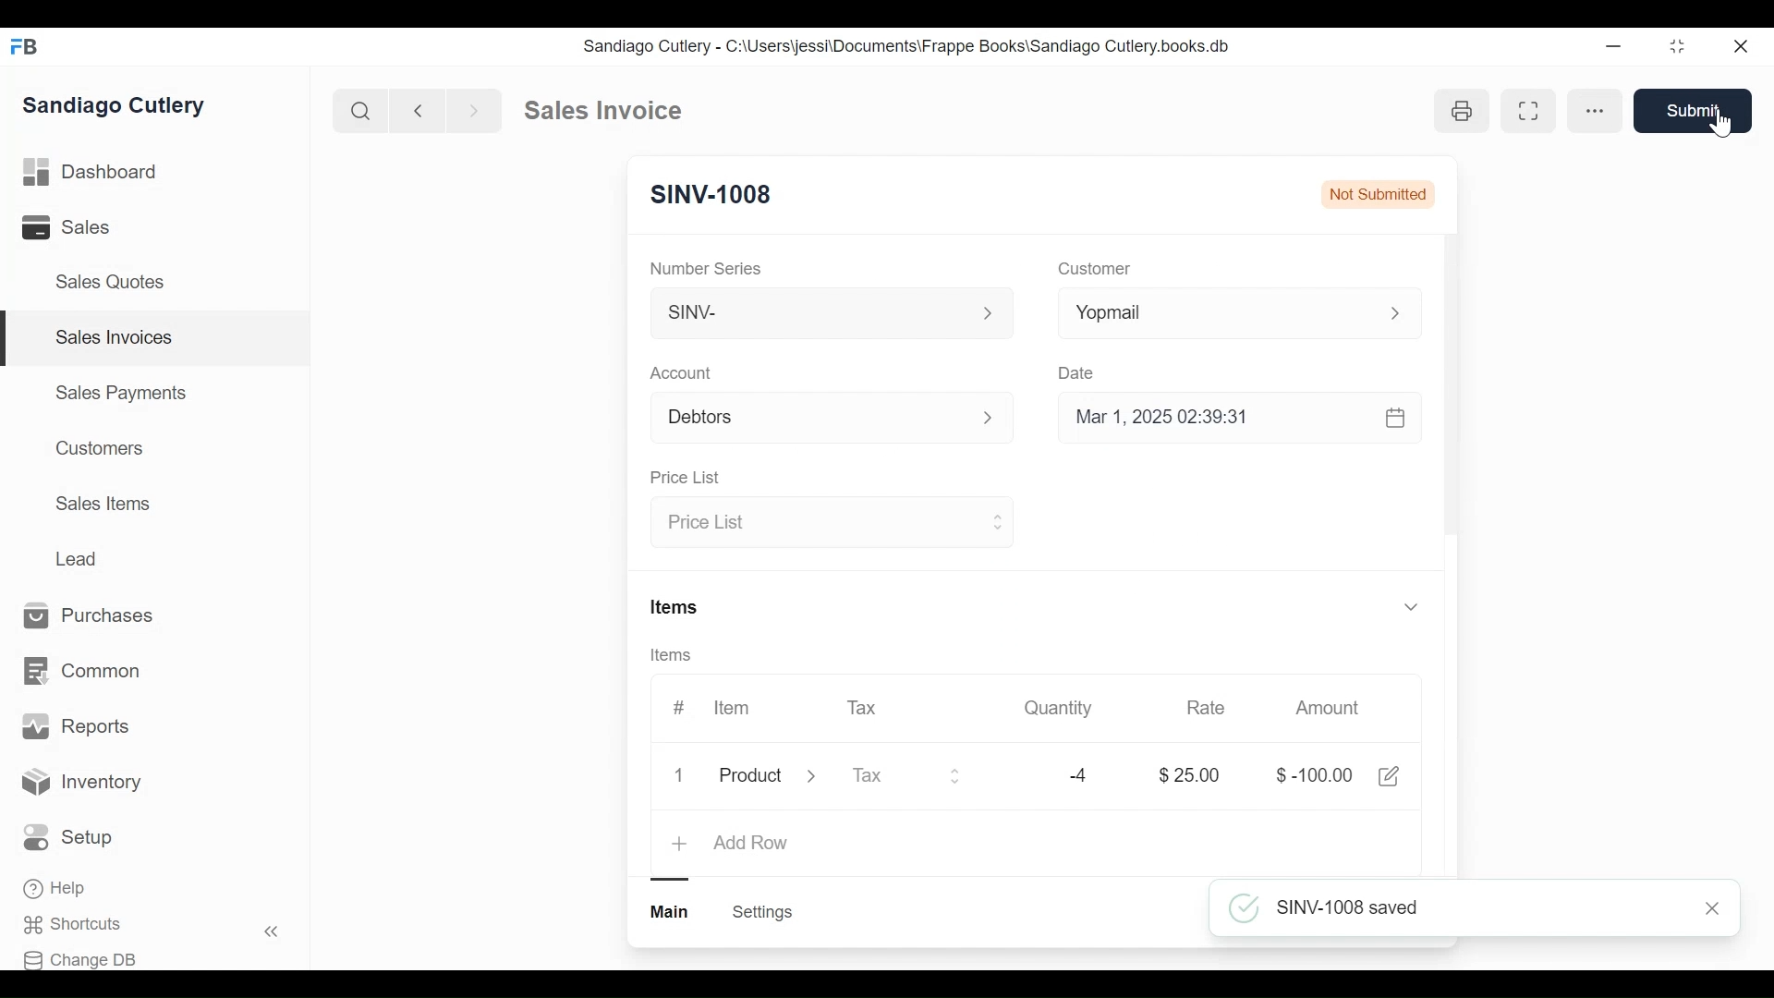 This screenshot has height=998, width=1774. I want to click on Sales Payments, so click(121, 393).